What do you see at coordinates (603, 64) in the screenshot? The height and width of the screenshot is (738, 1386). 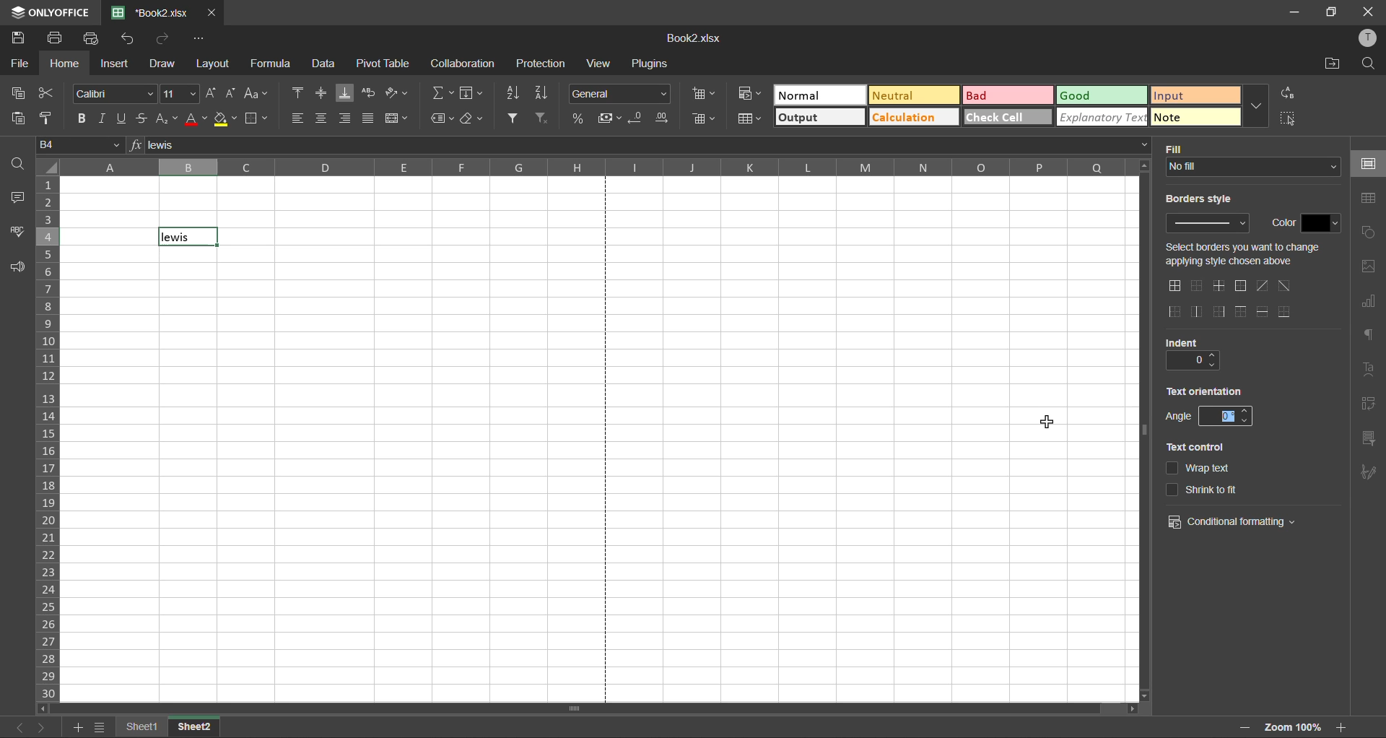 I see `view` at bounding box center [603, 64].